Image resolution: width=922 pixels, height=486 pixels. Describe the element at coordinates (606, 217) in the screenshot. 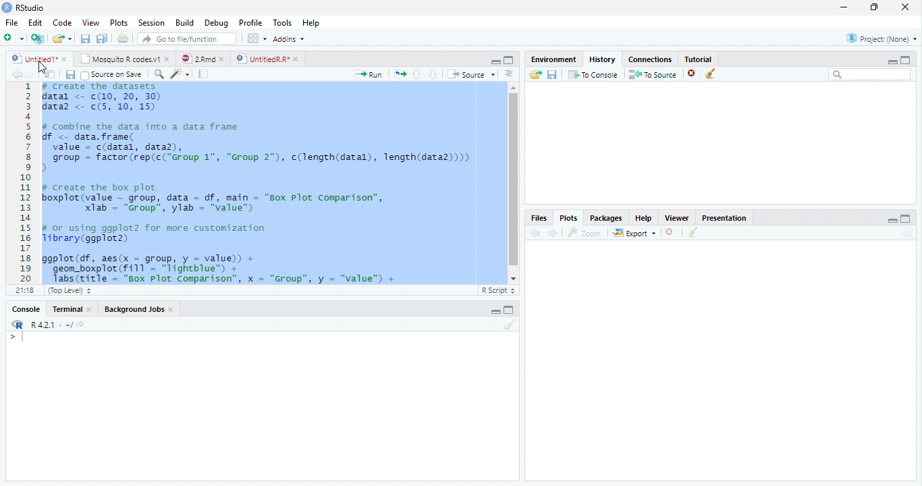

I see `Packages` at that location.